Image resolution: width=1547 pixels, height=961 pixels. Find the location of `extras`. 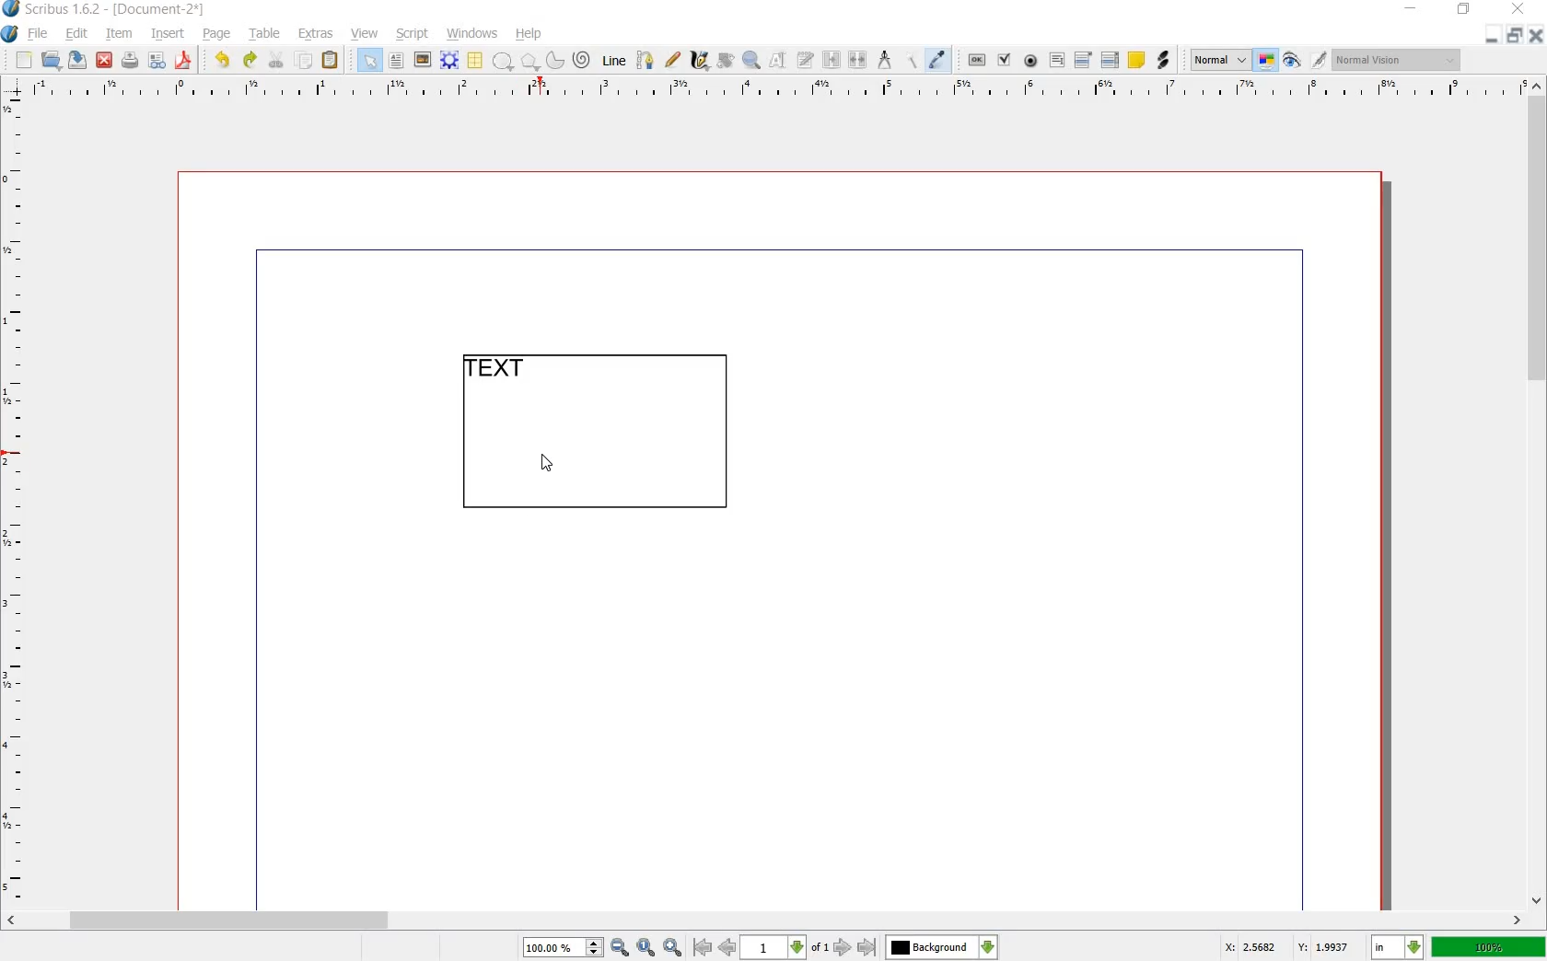

extras is located at coordinates (316, 34).